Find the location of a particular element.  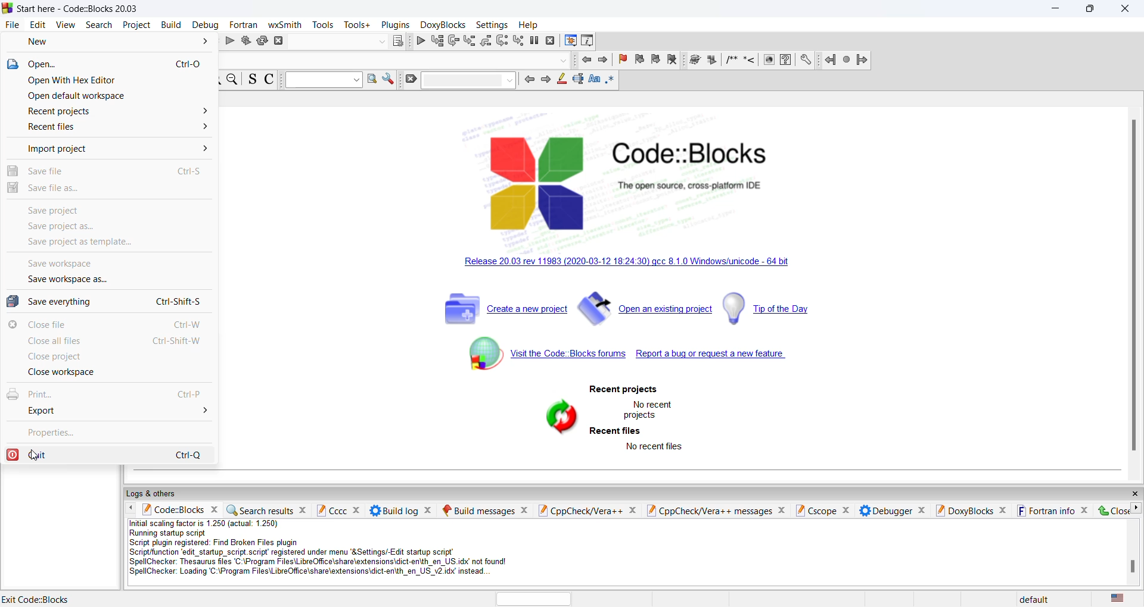

default is located at coordinates (1034, 597).